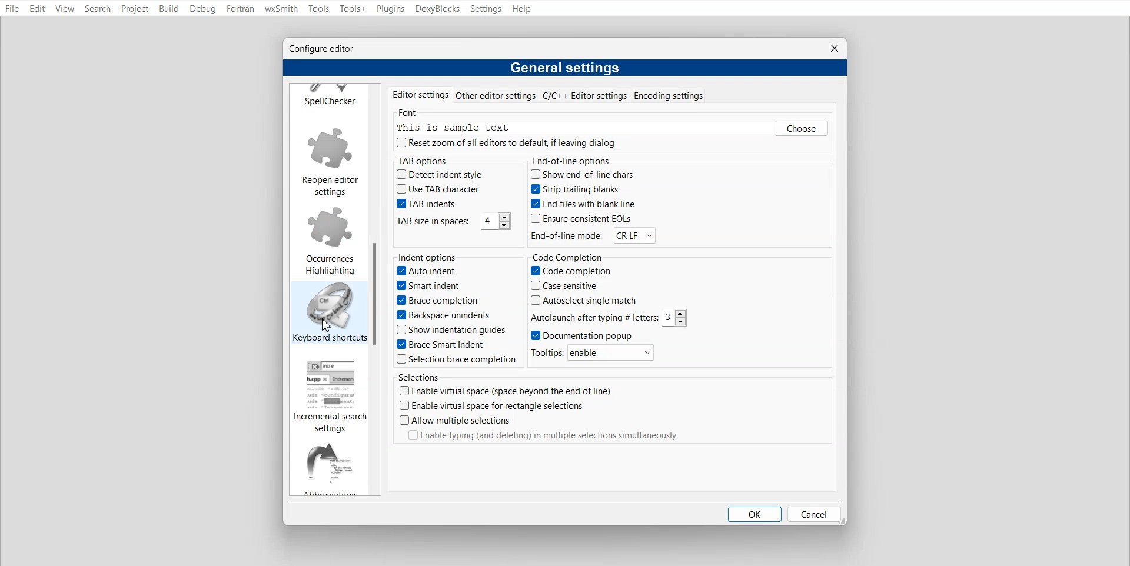 The image size is (1130, 566). I want to click on This is sample text, so click(457, 127).